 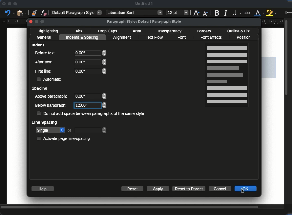 What do you see at coordinates (259, 13) in the screenshot?
I see `line color` at bounding box center [259, 13].